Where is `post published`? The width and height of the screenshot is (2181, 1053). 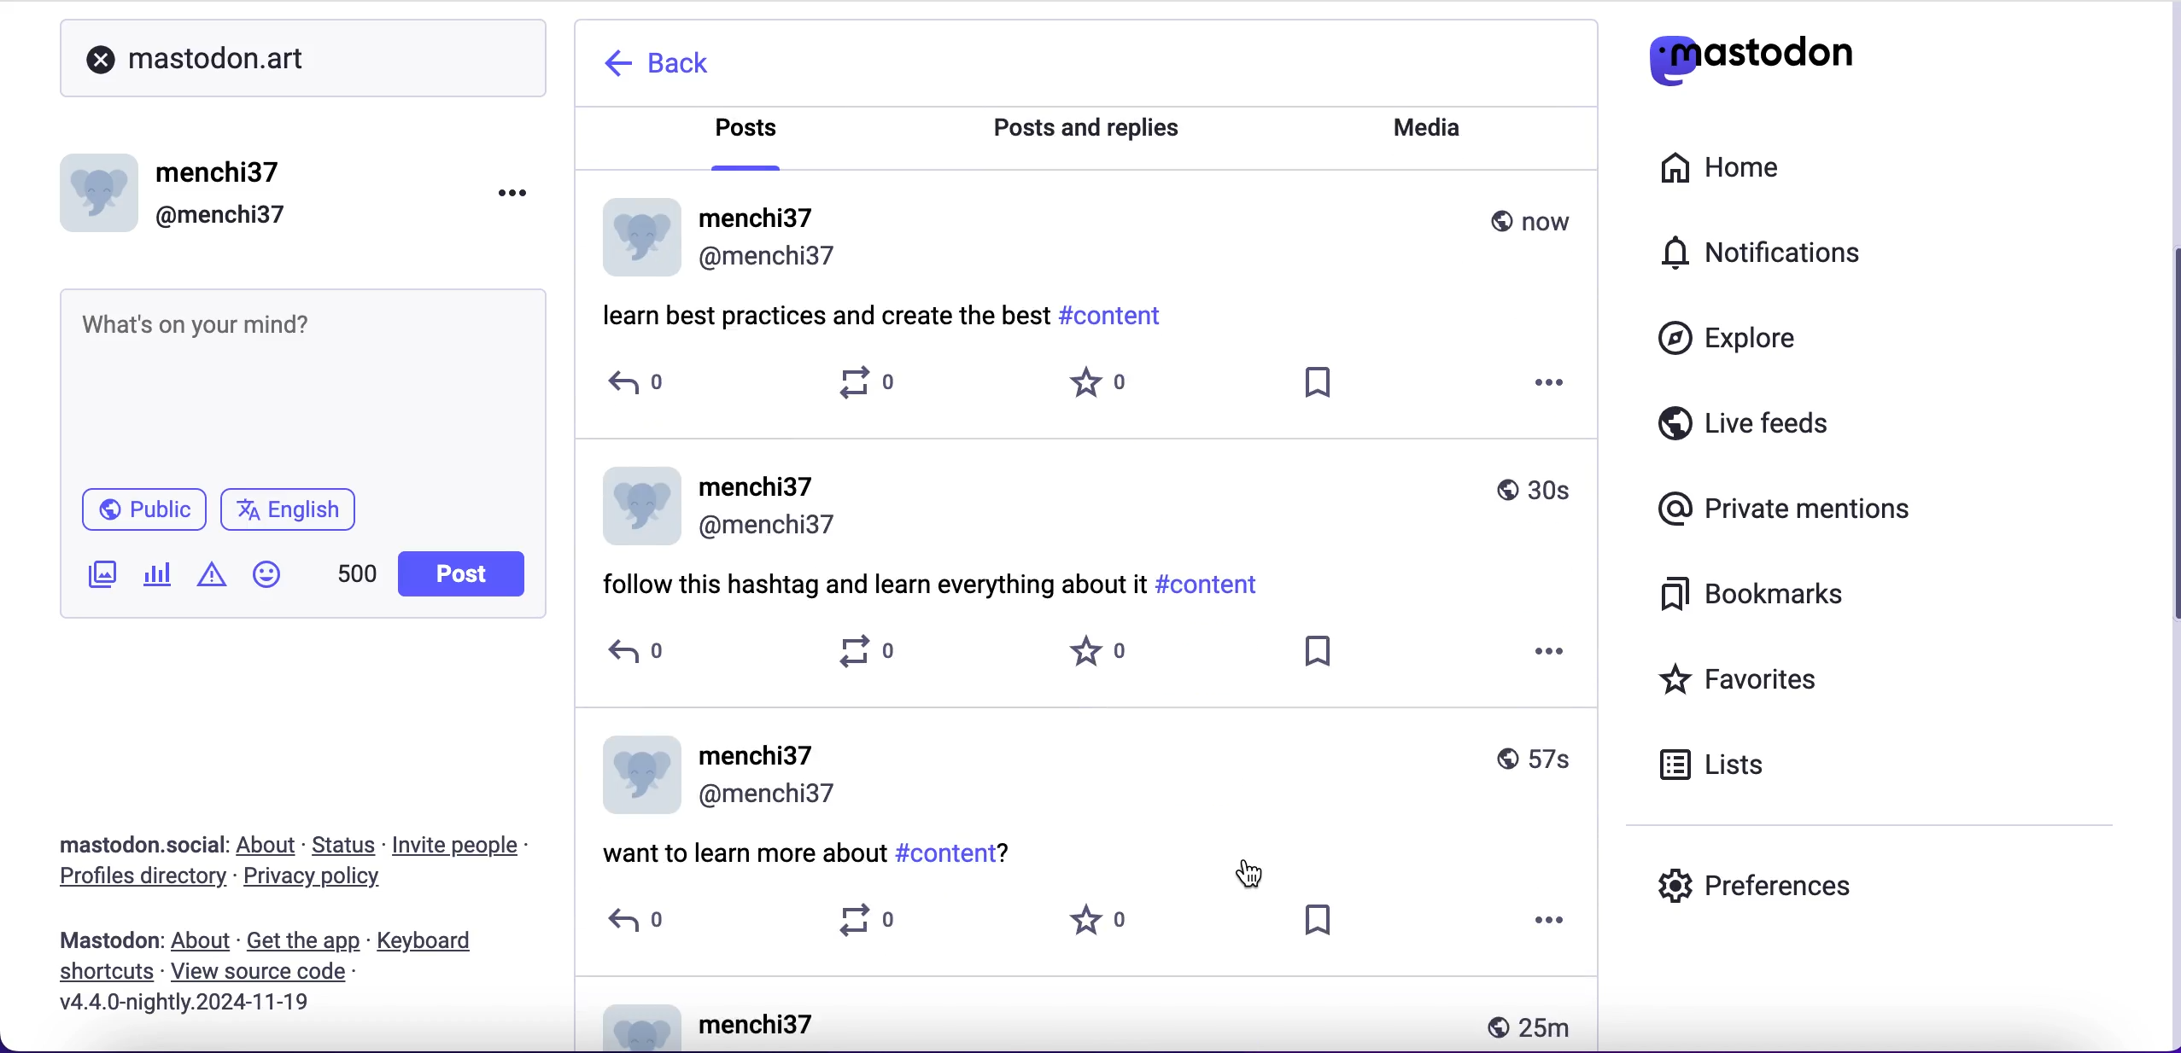 post published is located at coordinates (105, 937).